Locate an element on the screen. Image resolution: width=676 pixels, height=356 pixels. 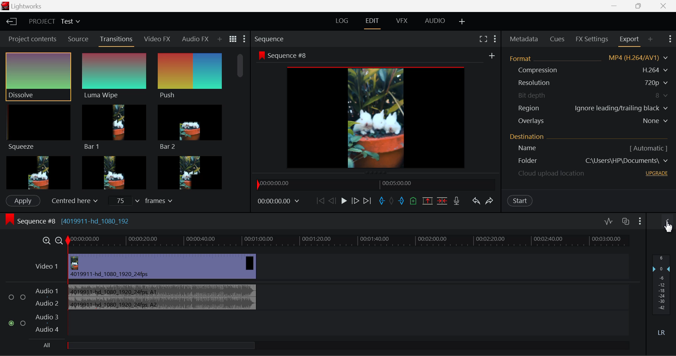
Start is located at coordinates (520, 201).